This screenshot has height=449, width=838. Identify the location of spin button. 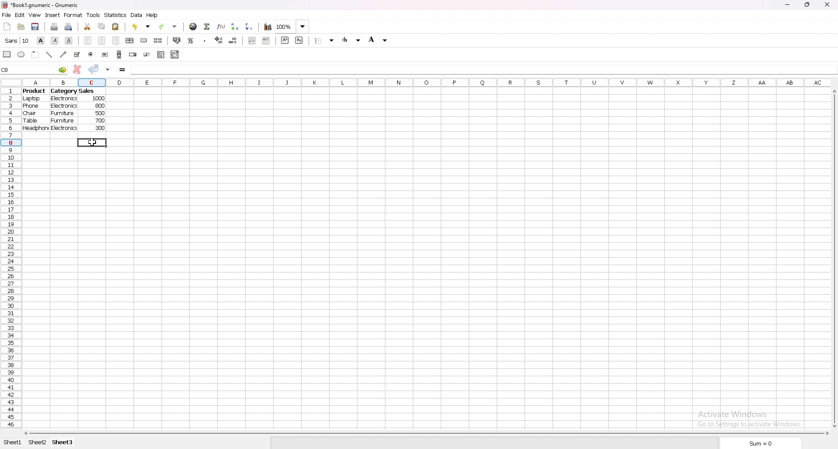
(133, 55).